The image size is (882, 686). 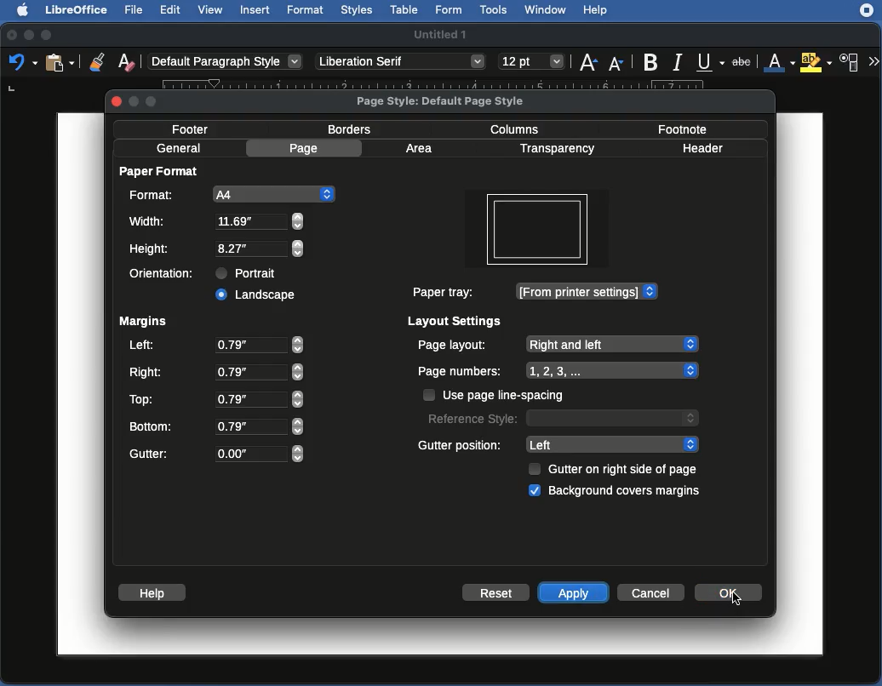 What do you see at coordinates (261, 249) in the screenshot?
I see `11.69` at bounding box center [261, 249].